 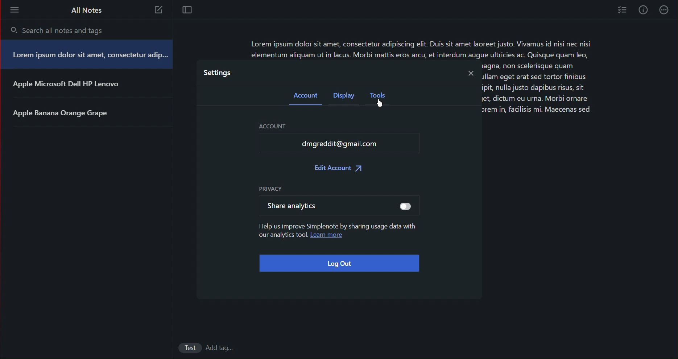 I want to click on Account, so click(x=304, y=96).